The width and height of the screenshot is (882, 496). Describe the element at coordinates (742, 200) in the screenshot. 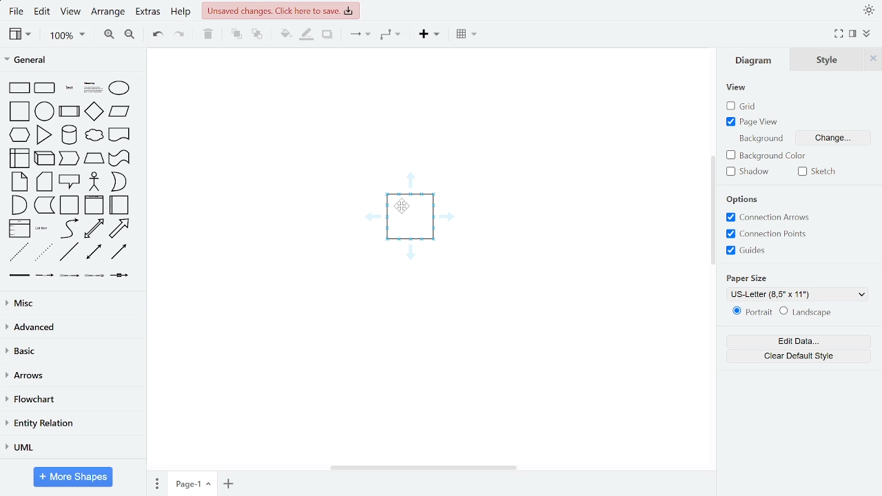

I see `Options` at that location.